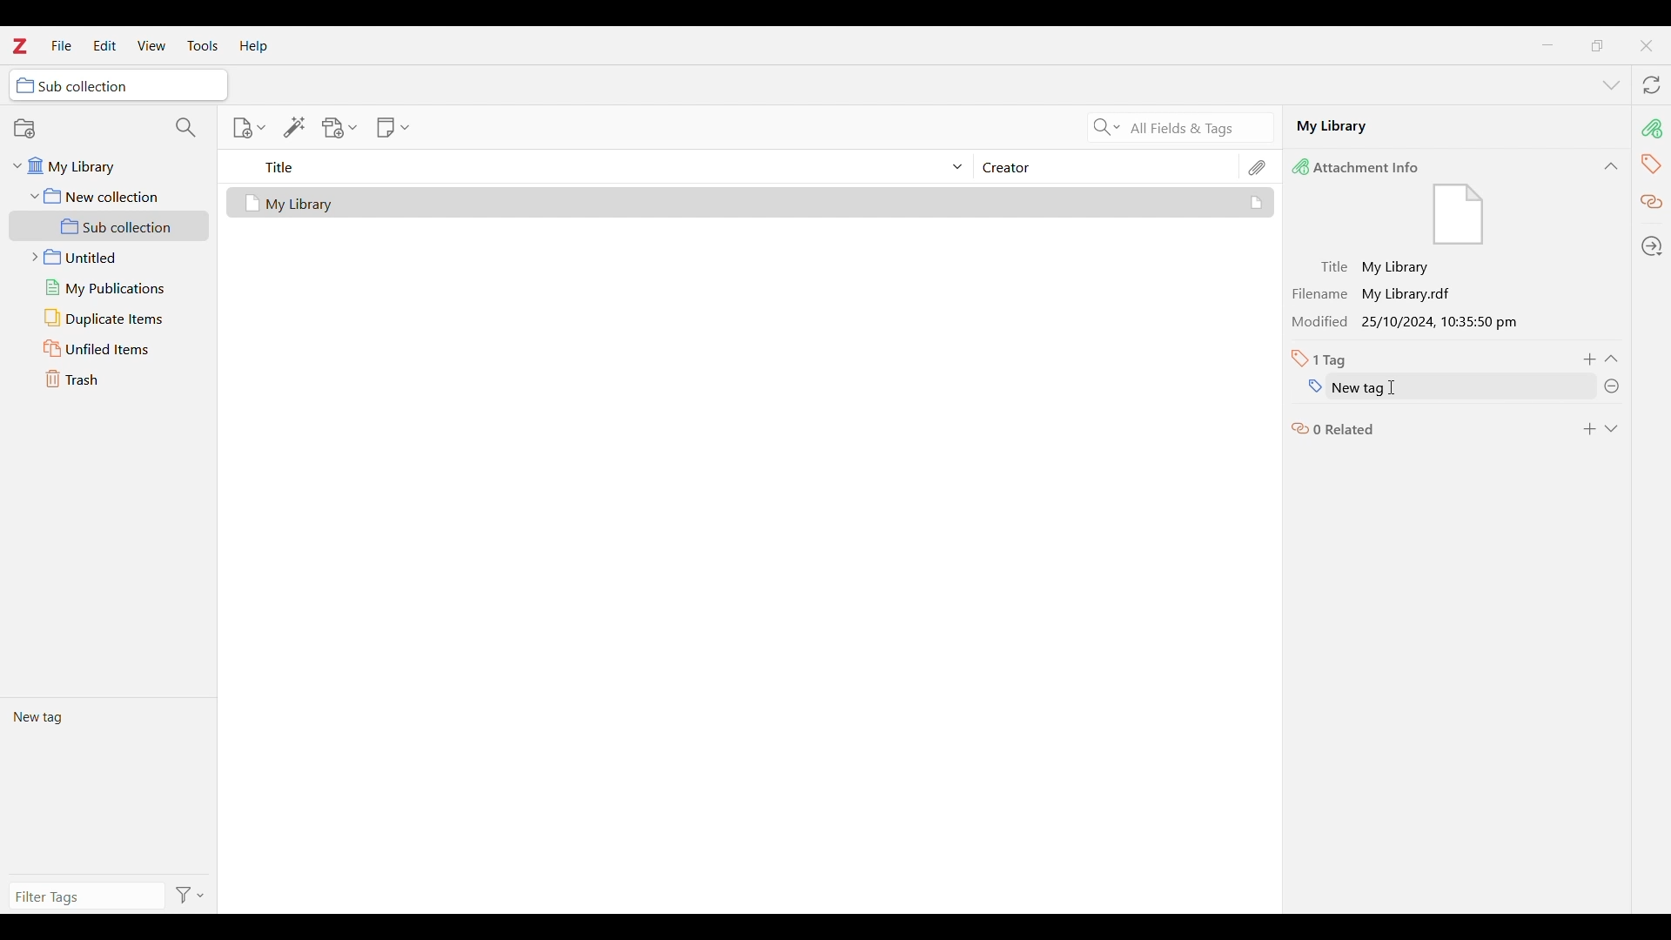 This screenshot has width=1671, height=940. Describe the element at coordinates (1436, 125) in the screenshot. I see `Name of selected file` at that location.